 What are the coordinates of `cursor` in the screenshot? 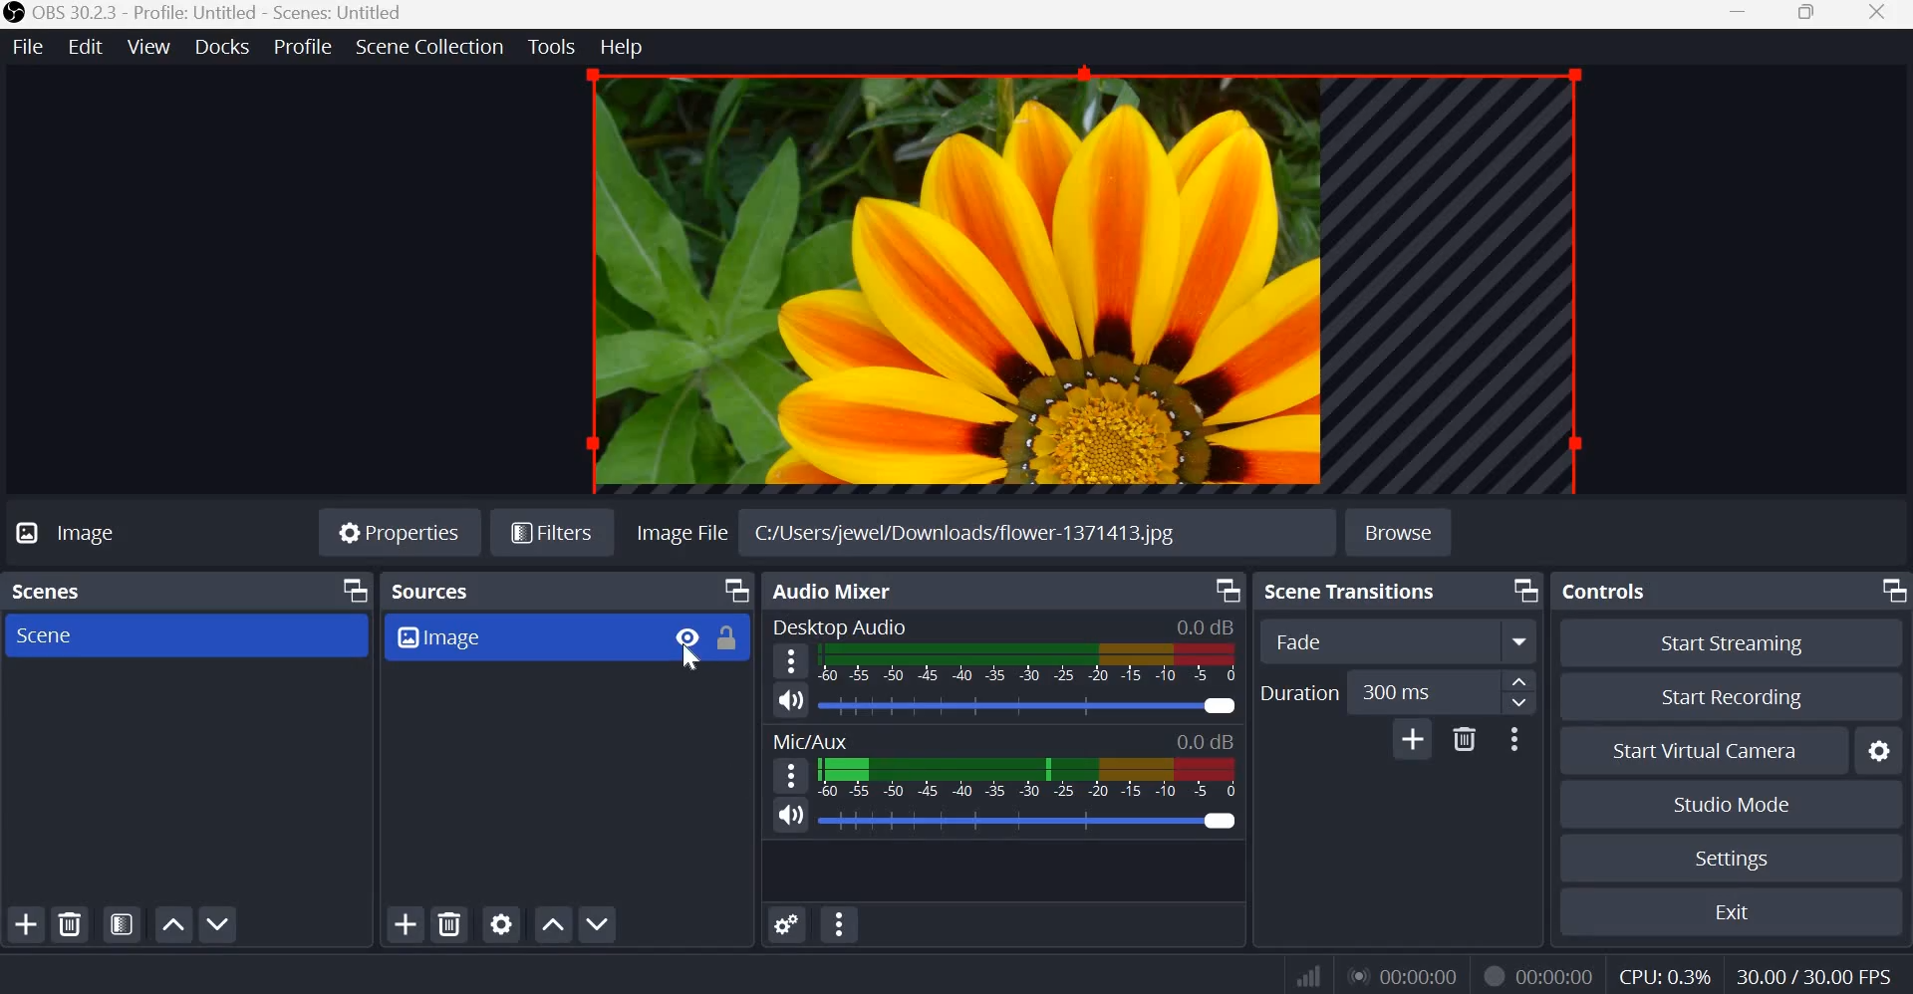 It's located at (690, 660).